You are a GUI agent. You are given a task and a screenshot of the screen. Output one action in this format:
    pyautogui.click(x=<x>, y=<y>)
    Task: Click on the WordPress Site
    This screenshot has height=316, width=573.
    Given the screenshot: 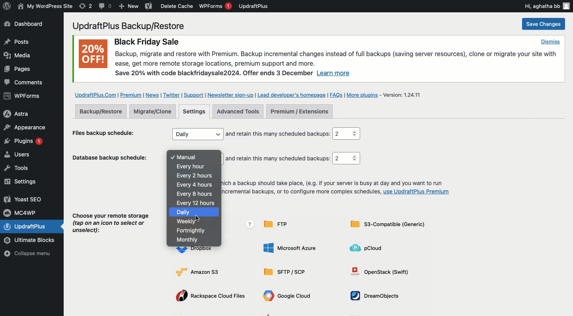 What is the action you would take?
    pyautogui.click(x=44, y=6)
    